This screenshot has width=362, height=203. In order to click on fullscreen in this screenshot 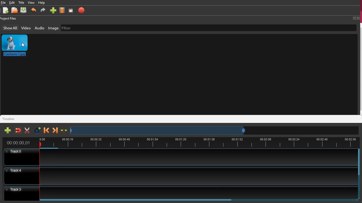, I will do `click(356, 17)`.